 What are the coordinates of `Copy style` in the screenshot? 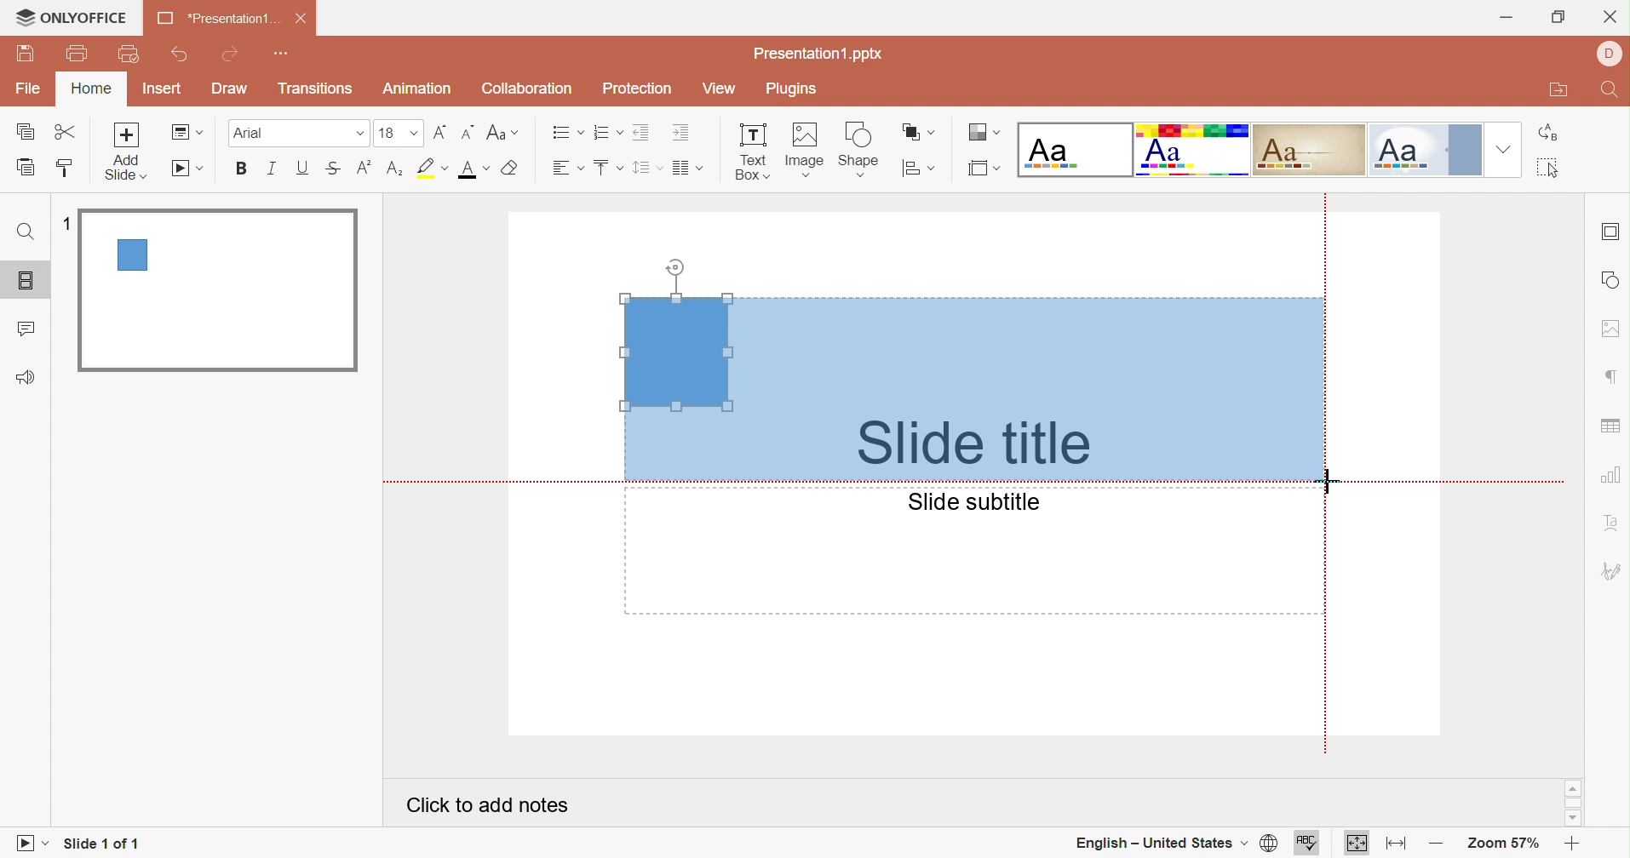 It's located at (61, 169).